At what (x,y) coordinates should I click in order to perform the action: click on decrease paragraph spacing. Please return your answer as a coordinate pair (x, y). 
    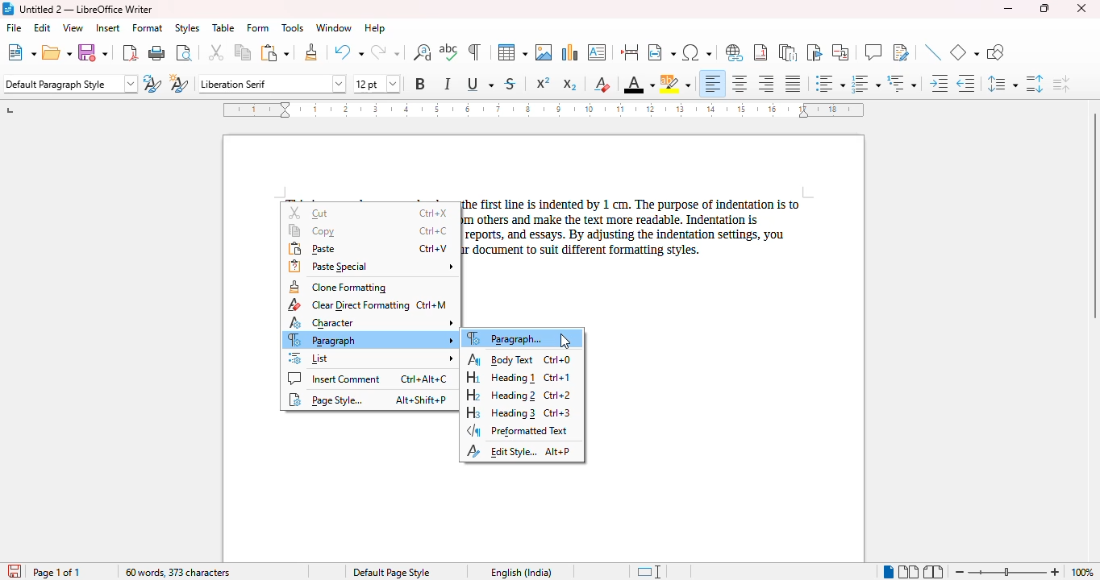
    Looking at the image, I should click on (1060, 83).